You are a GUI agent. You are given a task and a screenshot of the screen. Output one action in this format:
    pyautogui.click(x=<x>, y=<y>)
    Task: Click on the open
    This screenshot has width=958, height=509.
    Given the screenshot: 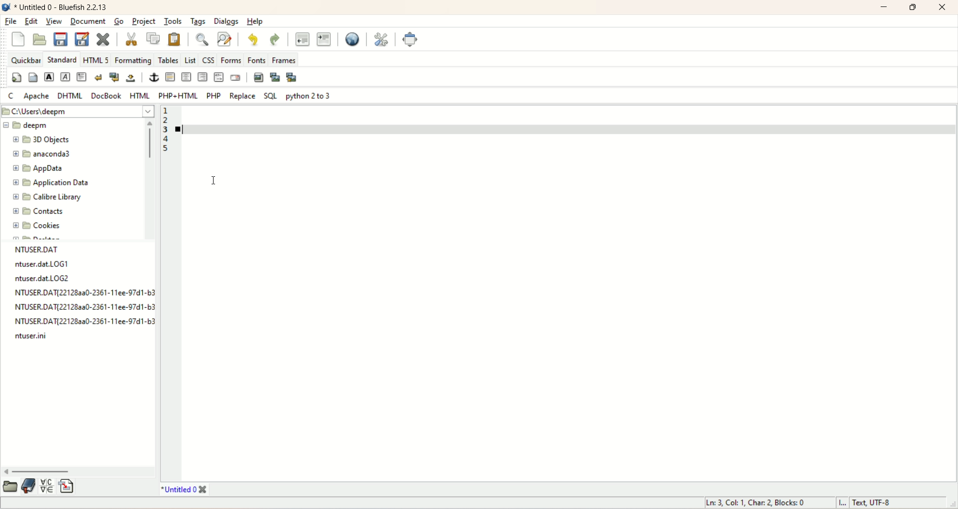 What is the action you would take?
    pyautogui.click(x=10, y=488)
    